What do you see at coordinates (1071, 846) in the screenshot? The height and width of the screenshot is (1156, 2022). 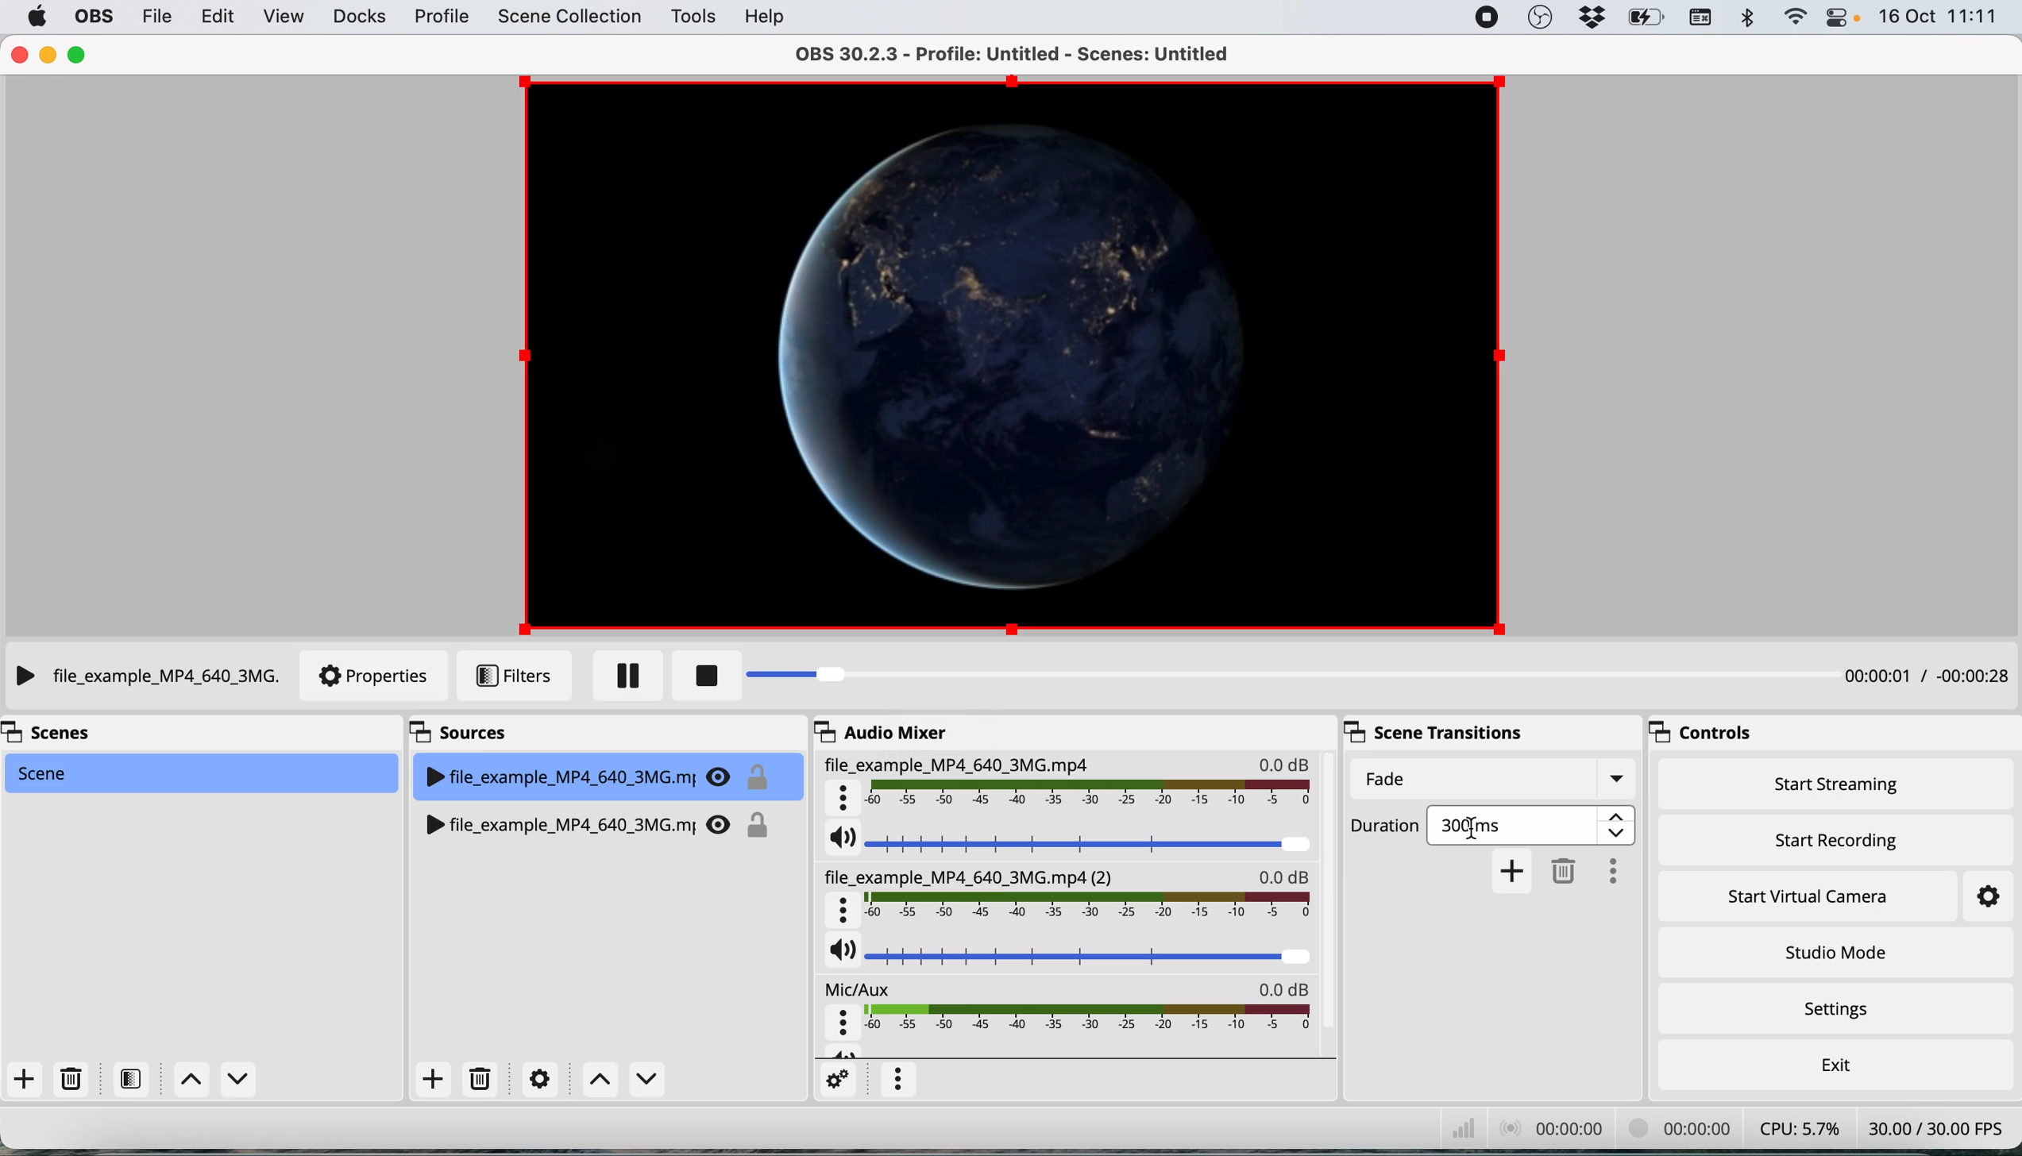 I see `current source audio volume` at bounding box center [1071, 846].